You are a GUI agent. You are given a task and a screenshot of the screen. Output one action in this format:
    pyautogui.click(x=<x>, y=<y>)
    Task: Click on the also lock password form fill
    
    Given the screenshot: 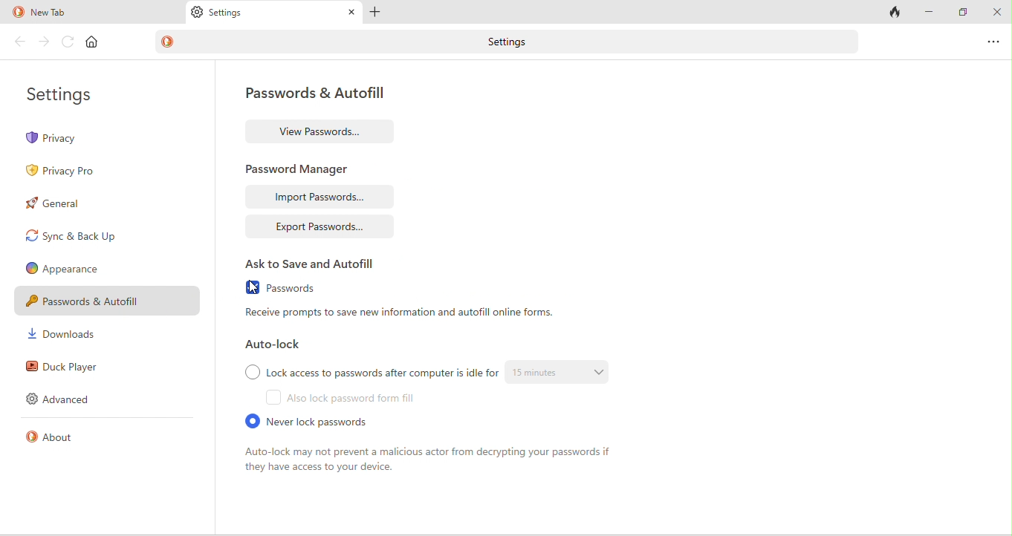 What is the action you would take?
    pyautogui.click(x=348, y=399)
    